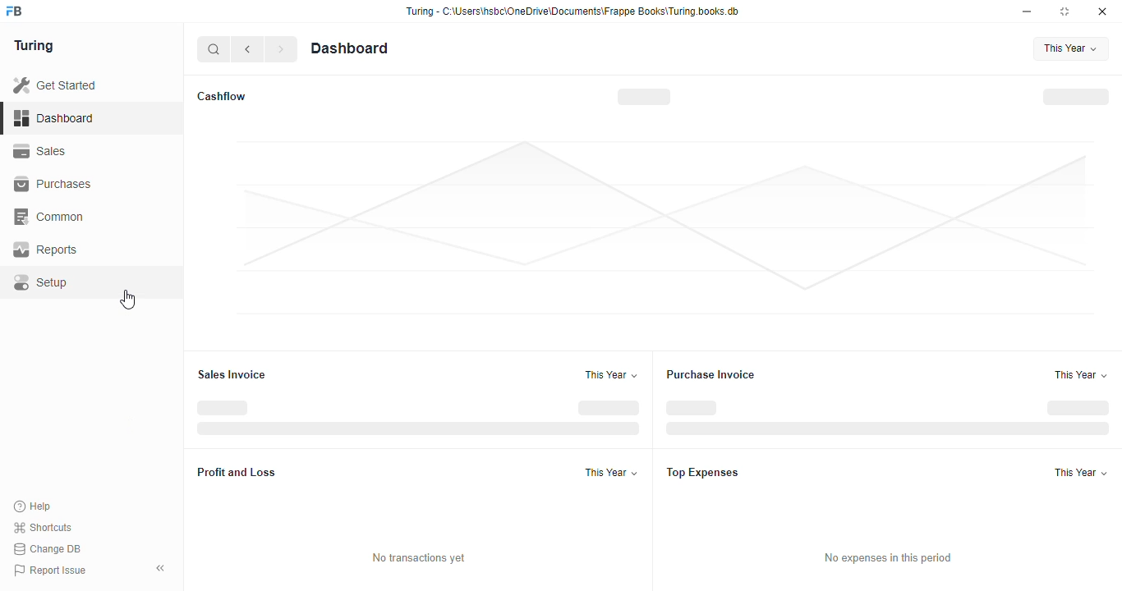  Describe the element at coordinates (161, 568) in the screenshot. I see `toggle sidebar` at that location.